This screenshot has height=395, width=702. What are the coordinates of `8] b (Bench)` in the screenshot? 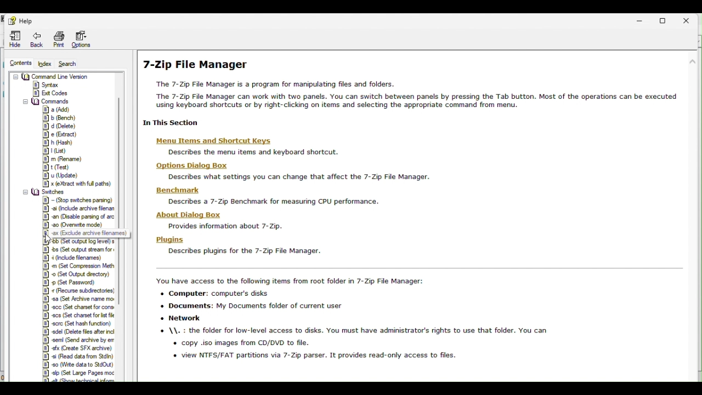 It's located at (59, 118).